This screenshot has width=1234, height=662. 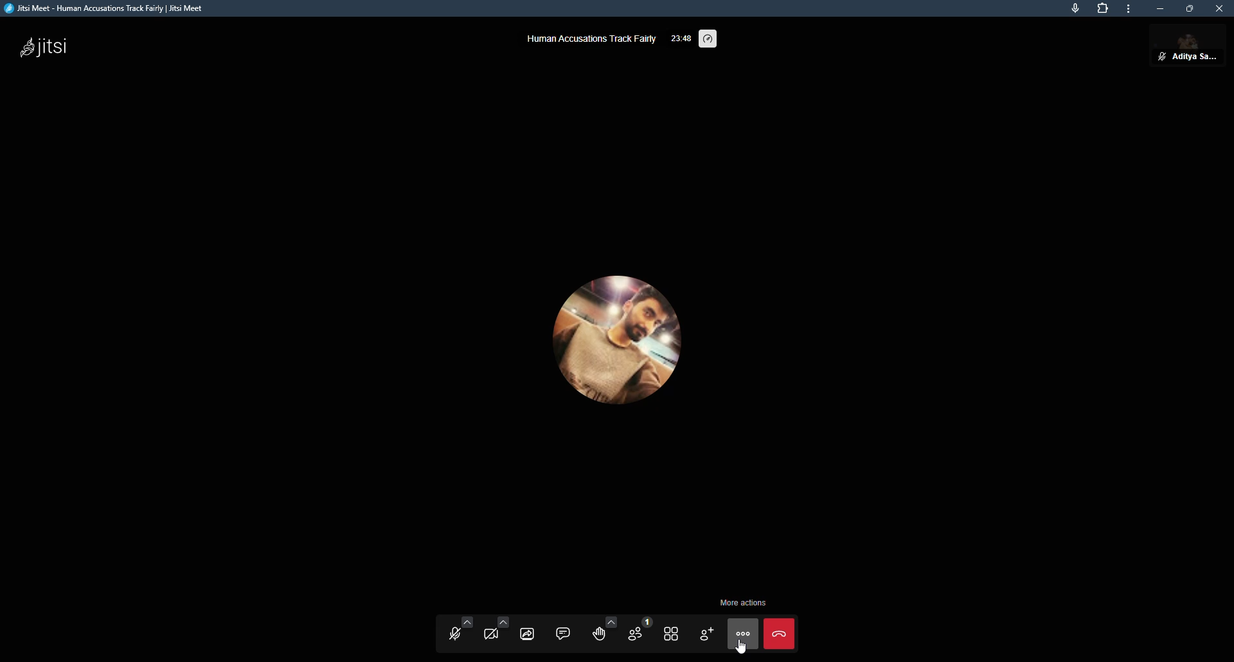 What do you see at coordinates (600, 631) in the screenshot?
I see `raise hand` at bounding box center [600, 631].